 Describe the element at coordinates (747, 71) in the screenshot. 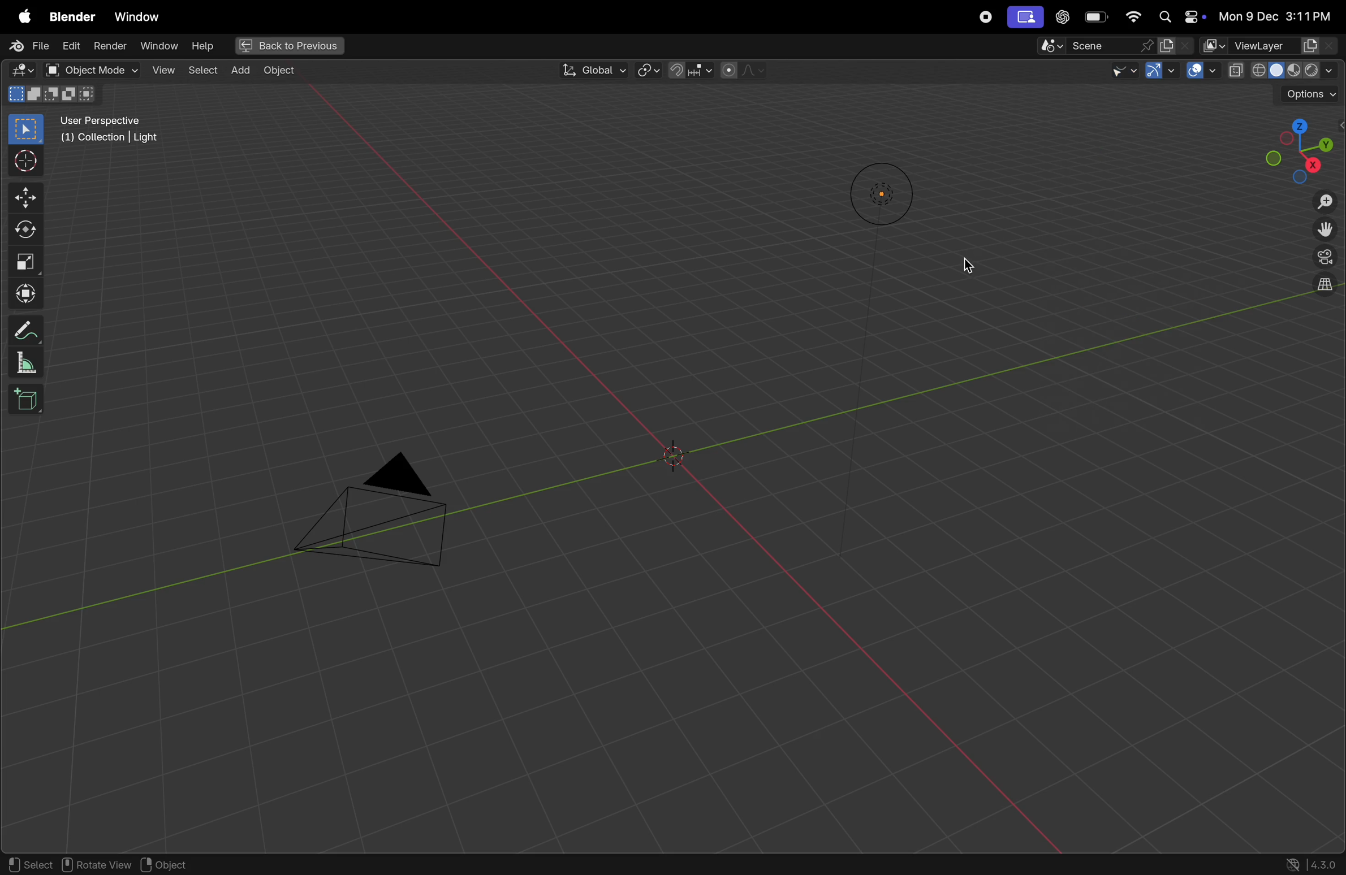

I see `falloff` at that location.